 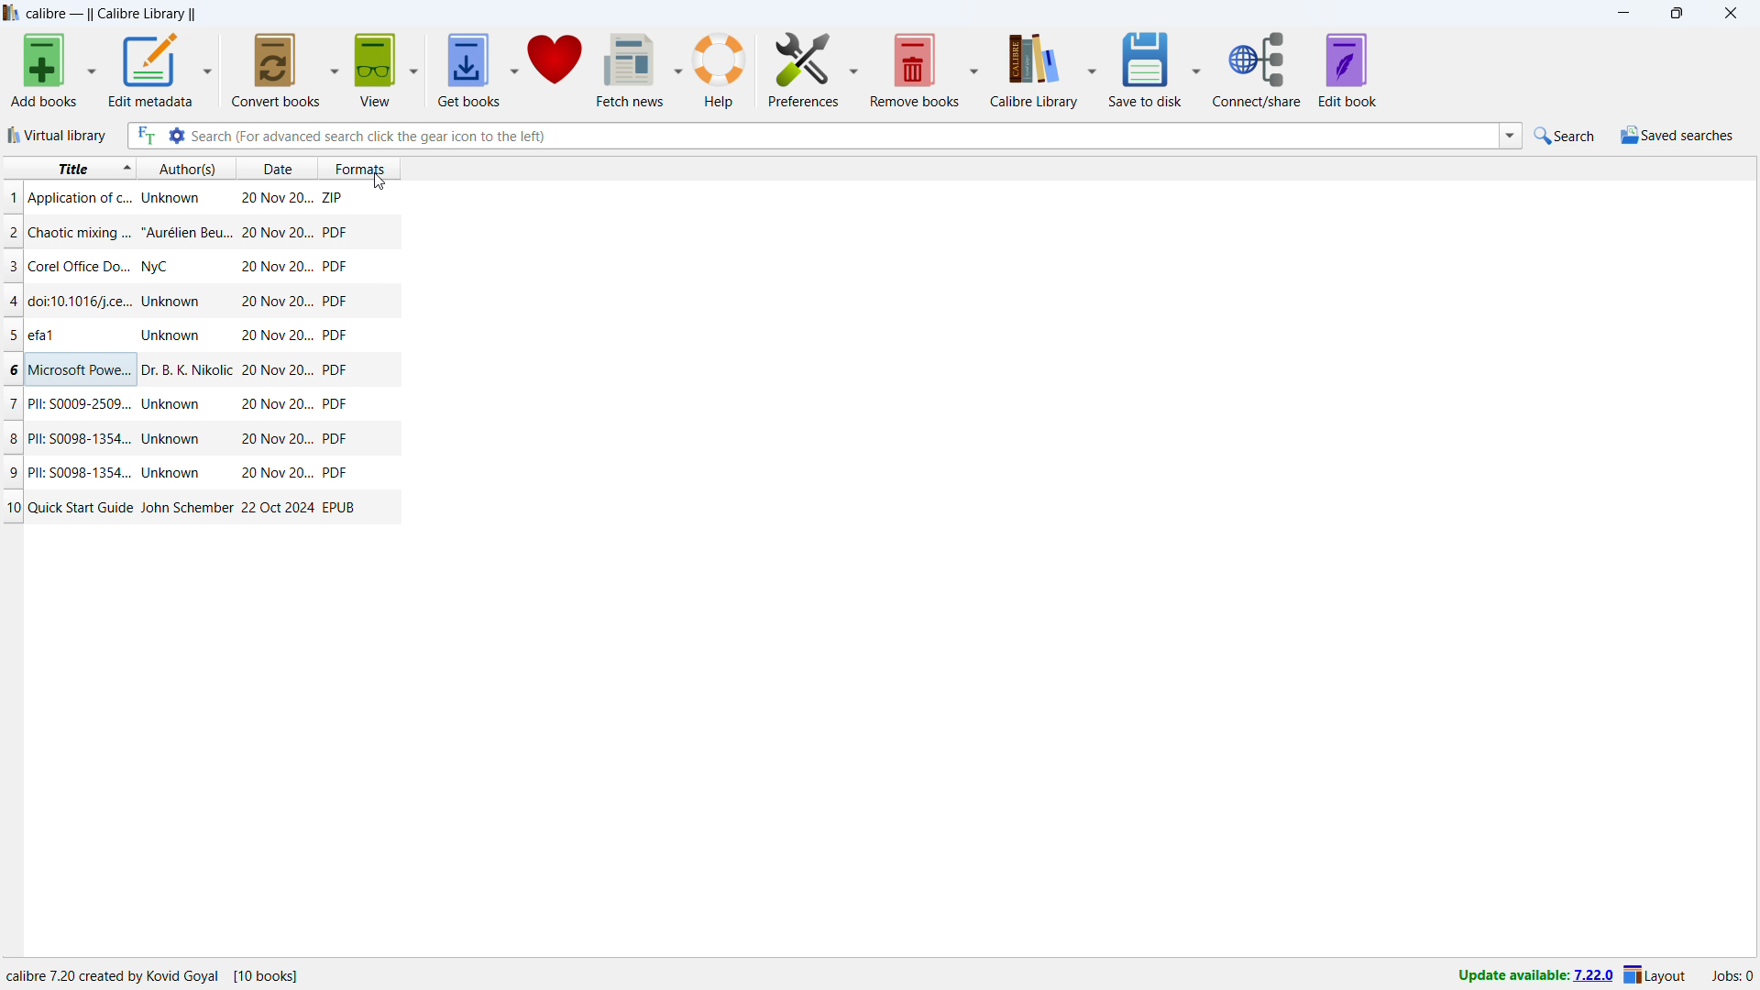 What do you see at coordinates (1676, 135) in the screenshot?
I see `saved searches` at bounding box center [1676, 135].